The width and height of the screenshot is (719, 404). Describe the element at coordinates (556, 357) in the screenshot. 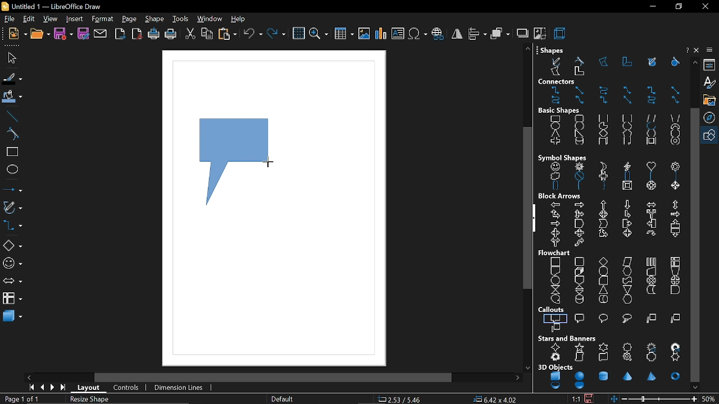

I see `explosion` at that location.